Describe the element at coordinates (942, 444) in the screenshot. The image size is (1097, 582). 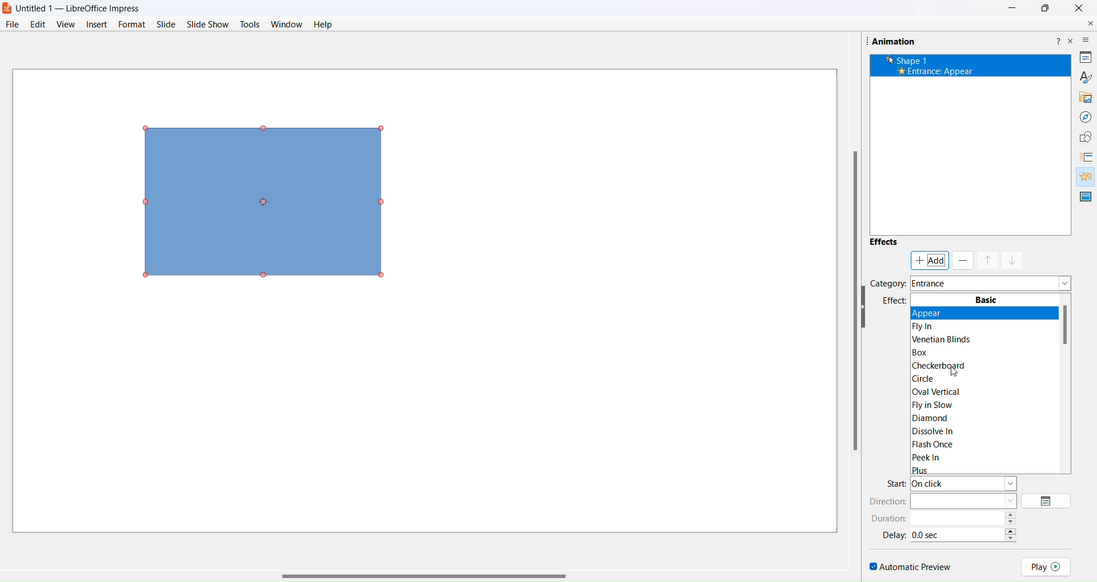
I see `Flash Once` at that location.